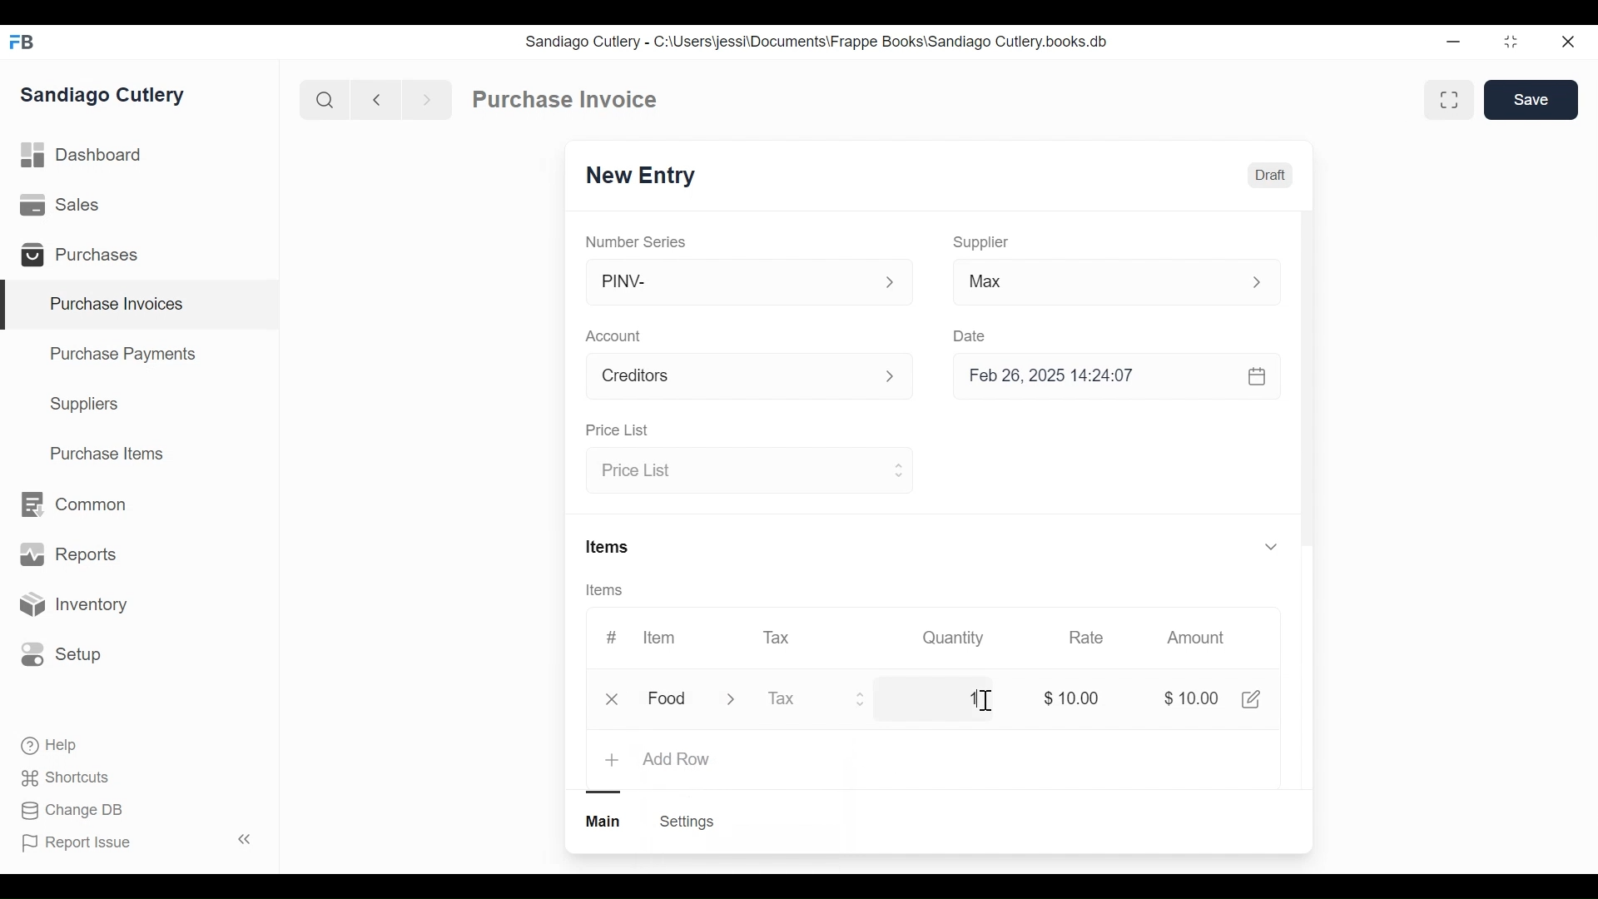 This screenshot has height=899, width=1598. Describe the element at coordinates (616, 431) in the screenshot. I see `Price List` at that location.